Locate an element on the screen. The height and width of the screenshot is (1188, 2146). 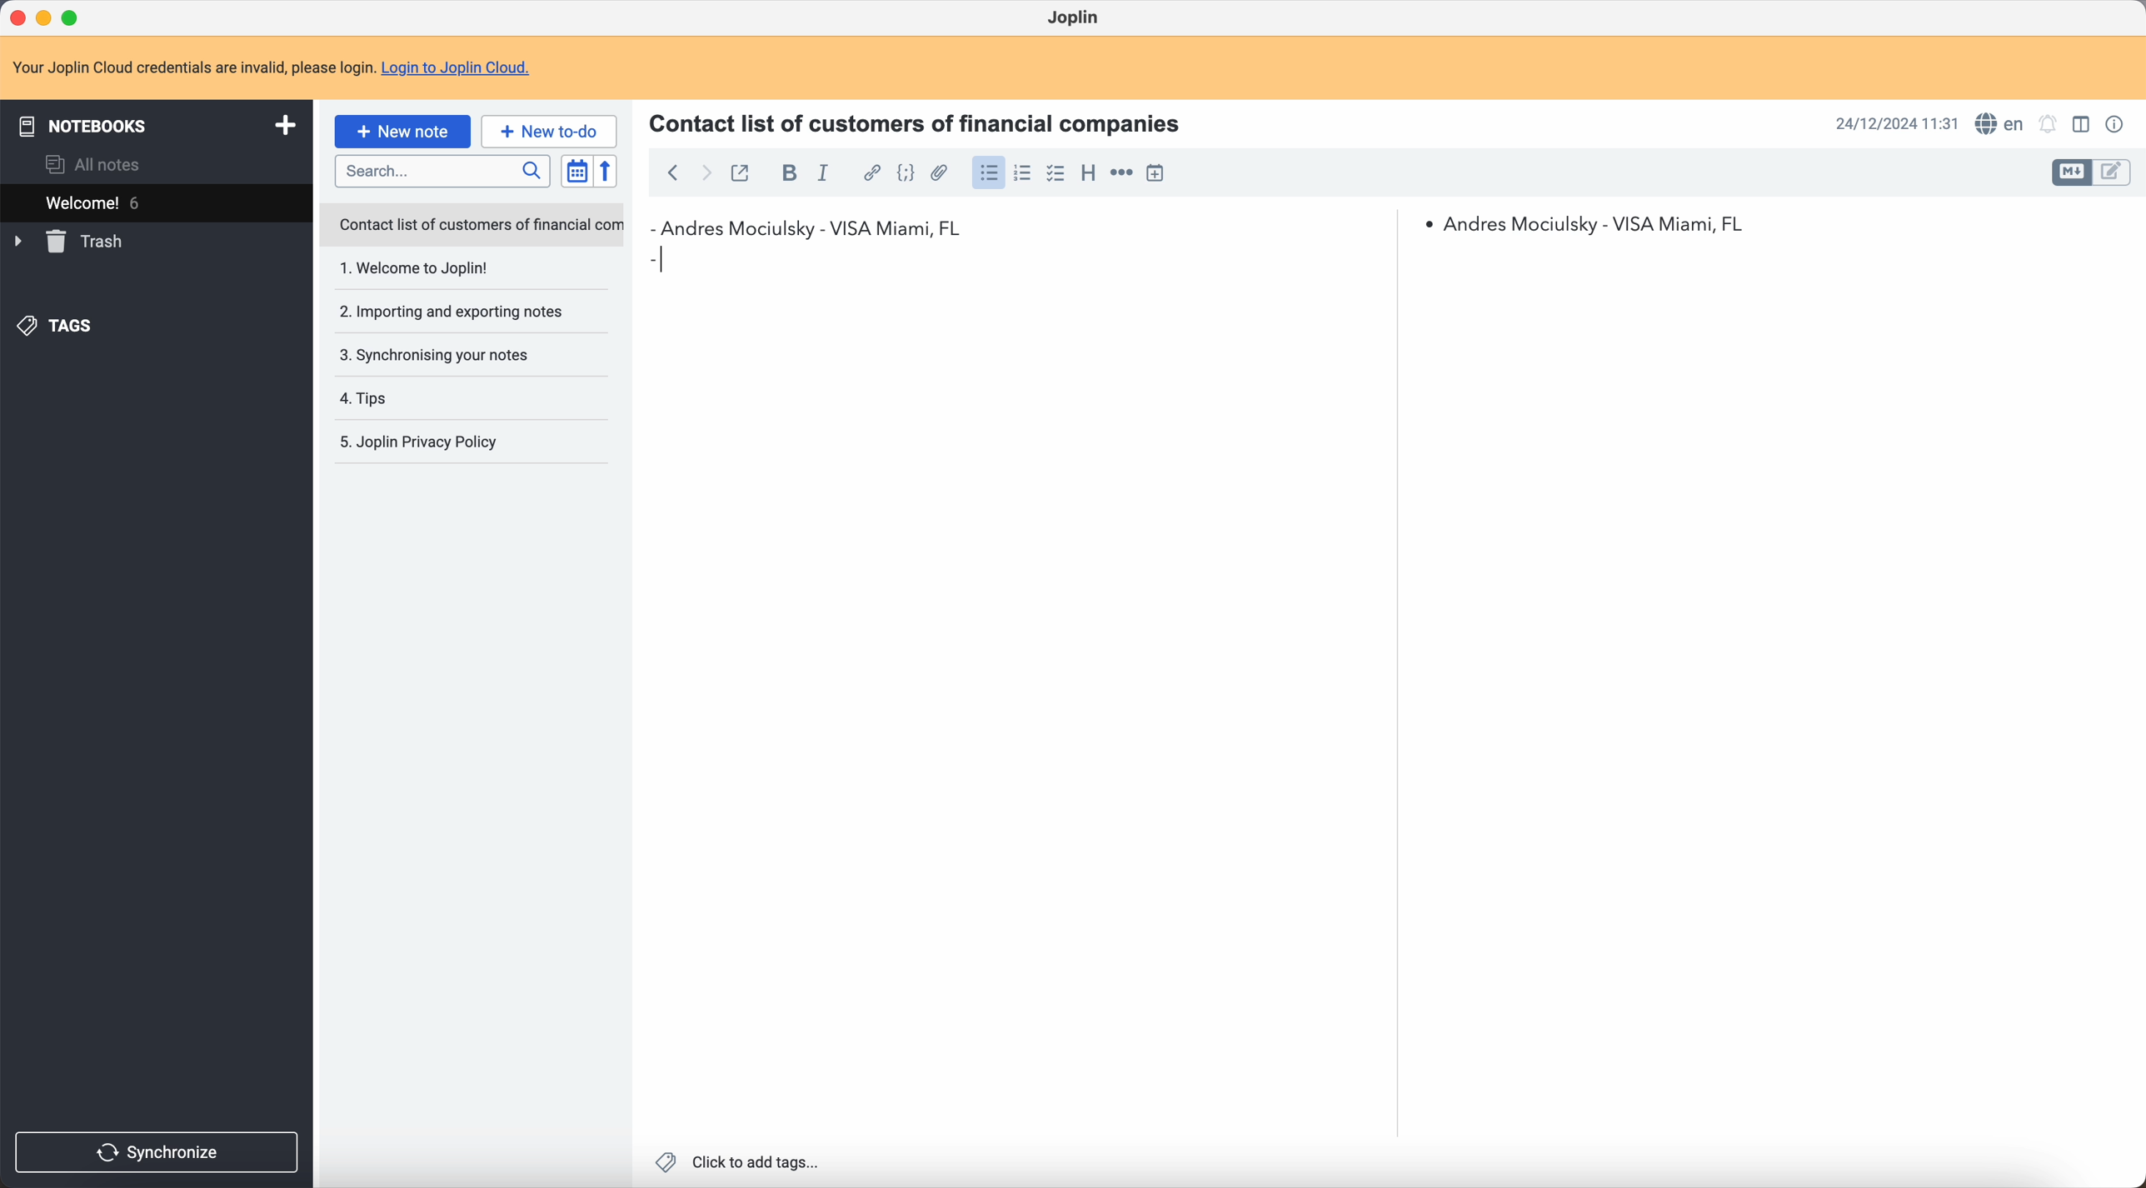
Joplin is located at coordinates (1072, 17).